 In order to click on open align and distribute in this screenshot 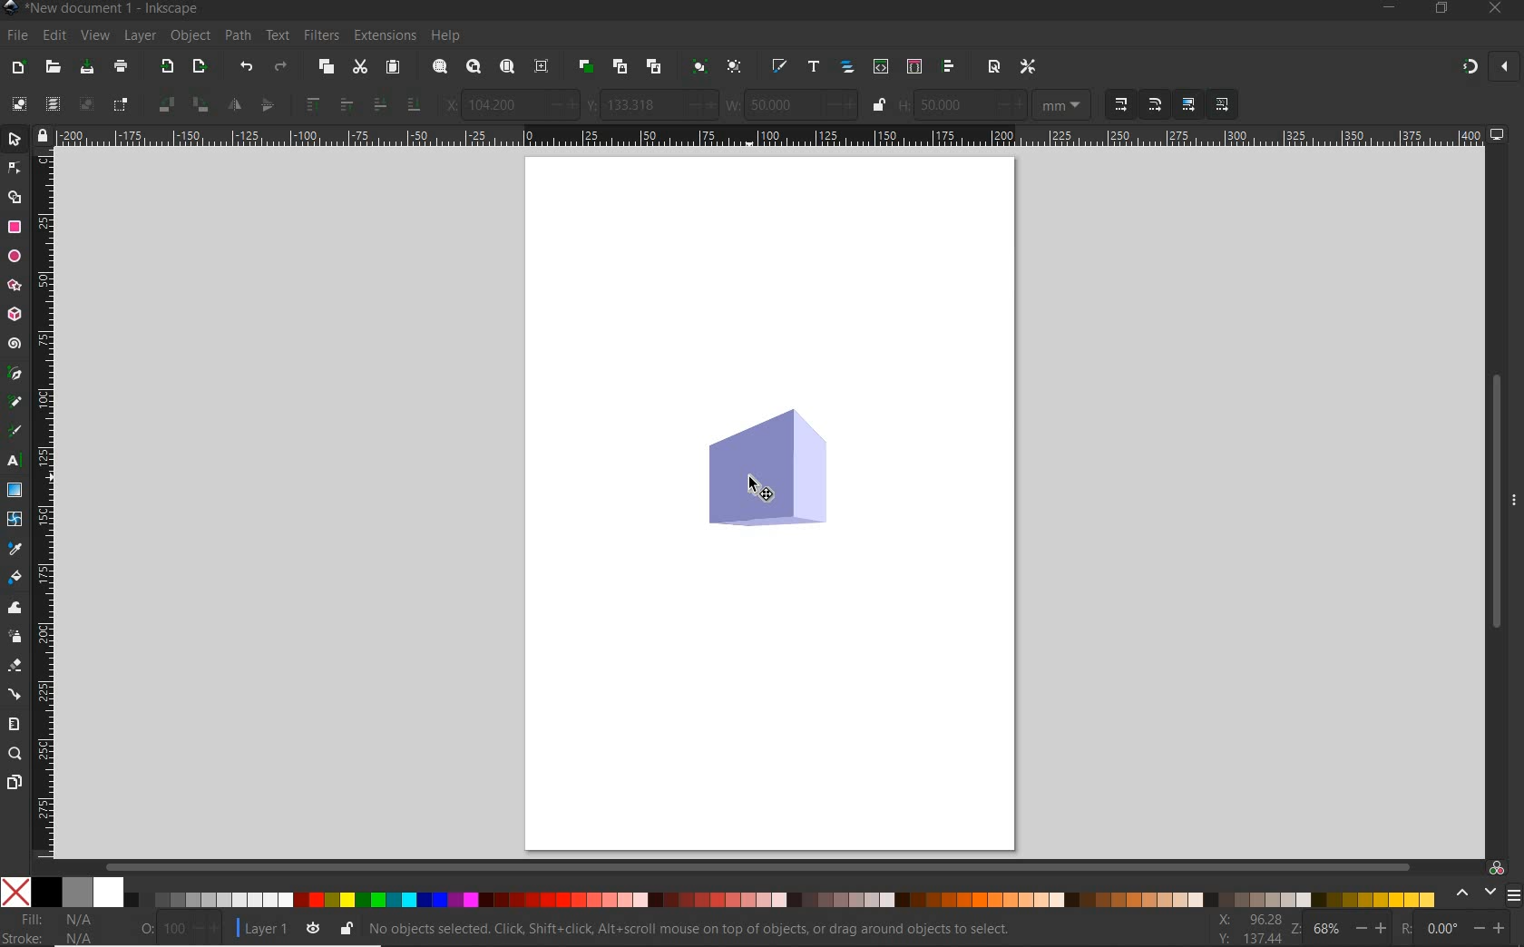, I will do `click(949, 66)`.